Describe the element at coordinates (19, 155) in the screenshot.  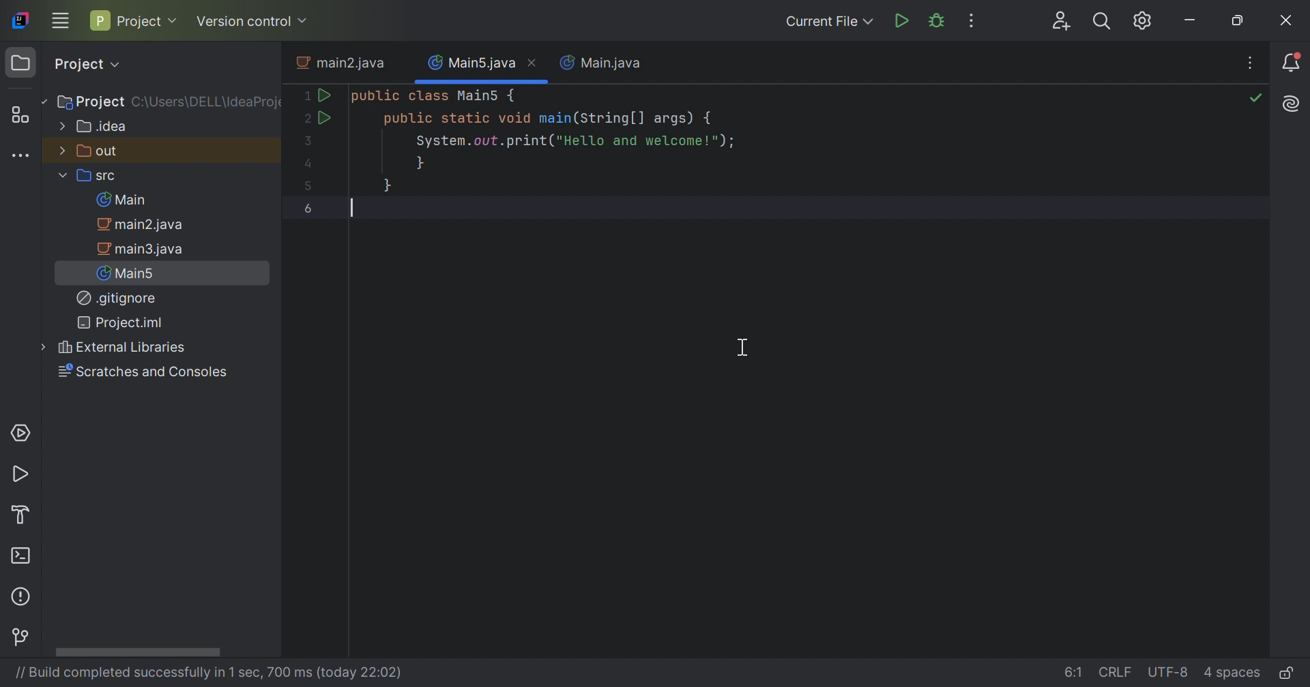
I see `More tool windows` at that location.